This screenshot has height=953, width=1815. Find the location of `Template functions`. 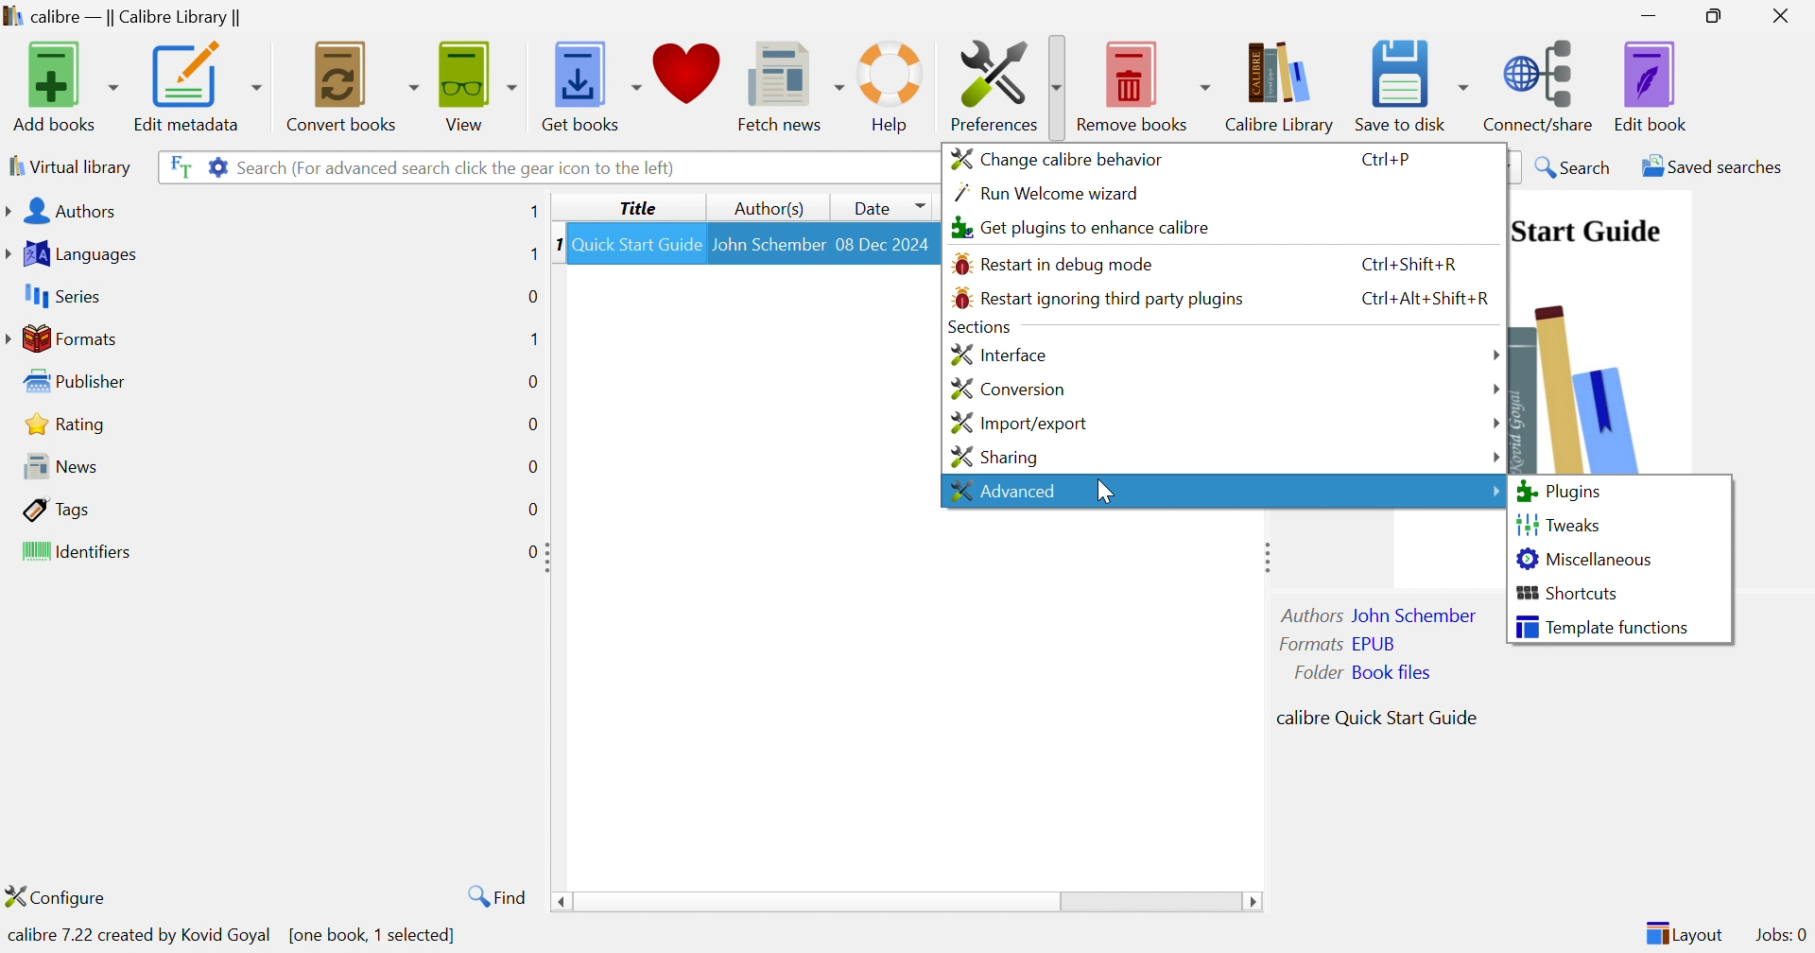

Template functions is located at coordinates (1602, 626).